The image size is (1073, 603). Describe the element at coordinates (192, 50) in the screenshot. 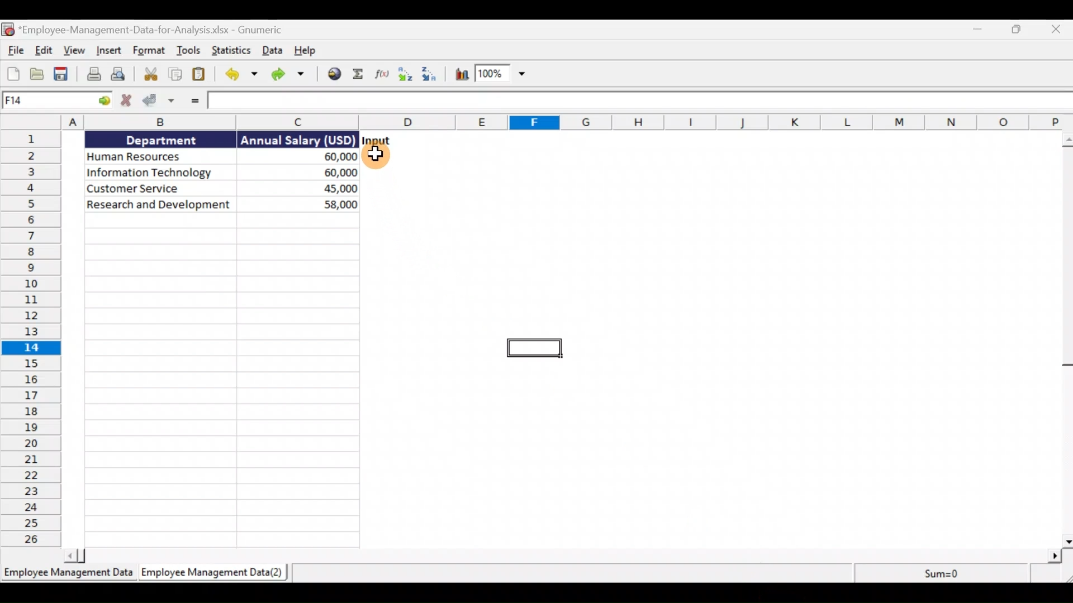

I see `Tools` at that location.